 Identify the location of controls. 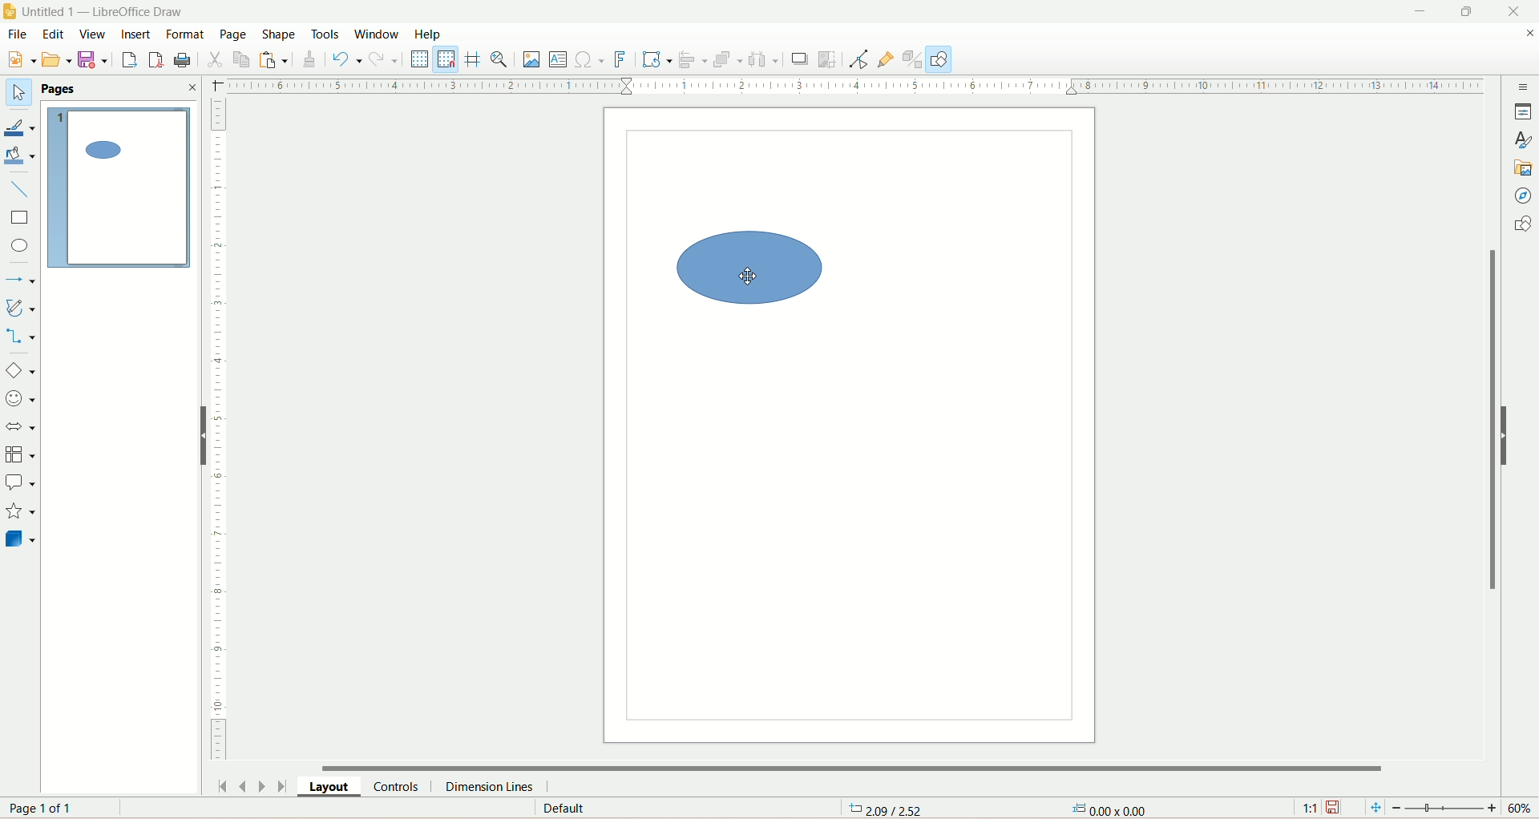
(400, 787).